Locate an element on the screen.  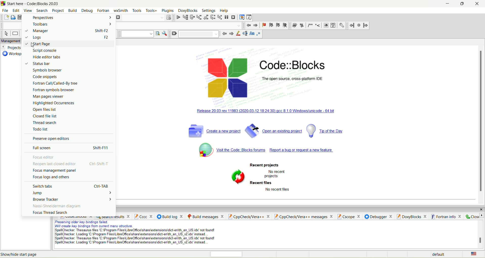
symbol is located at coordinates (202, 149).